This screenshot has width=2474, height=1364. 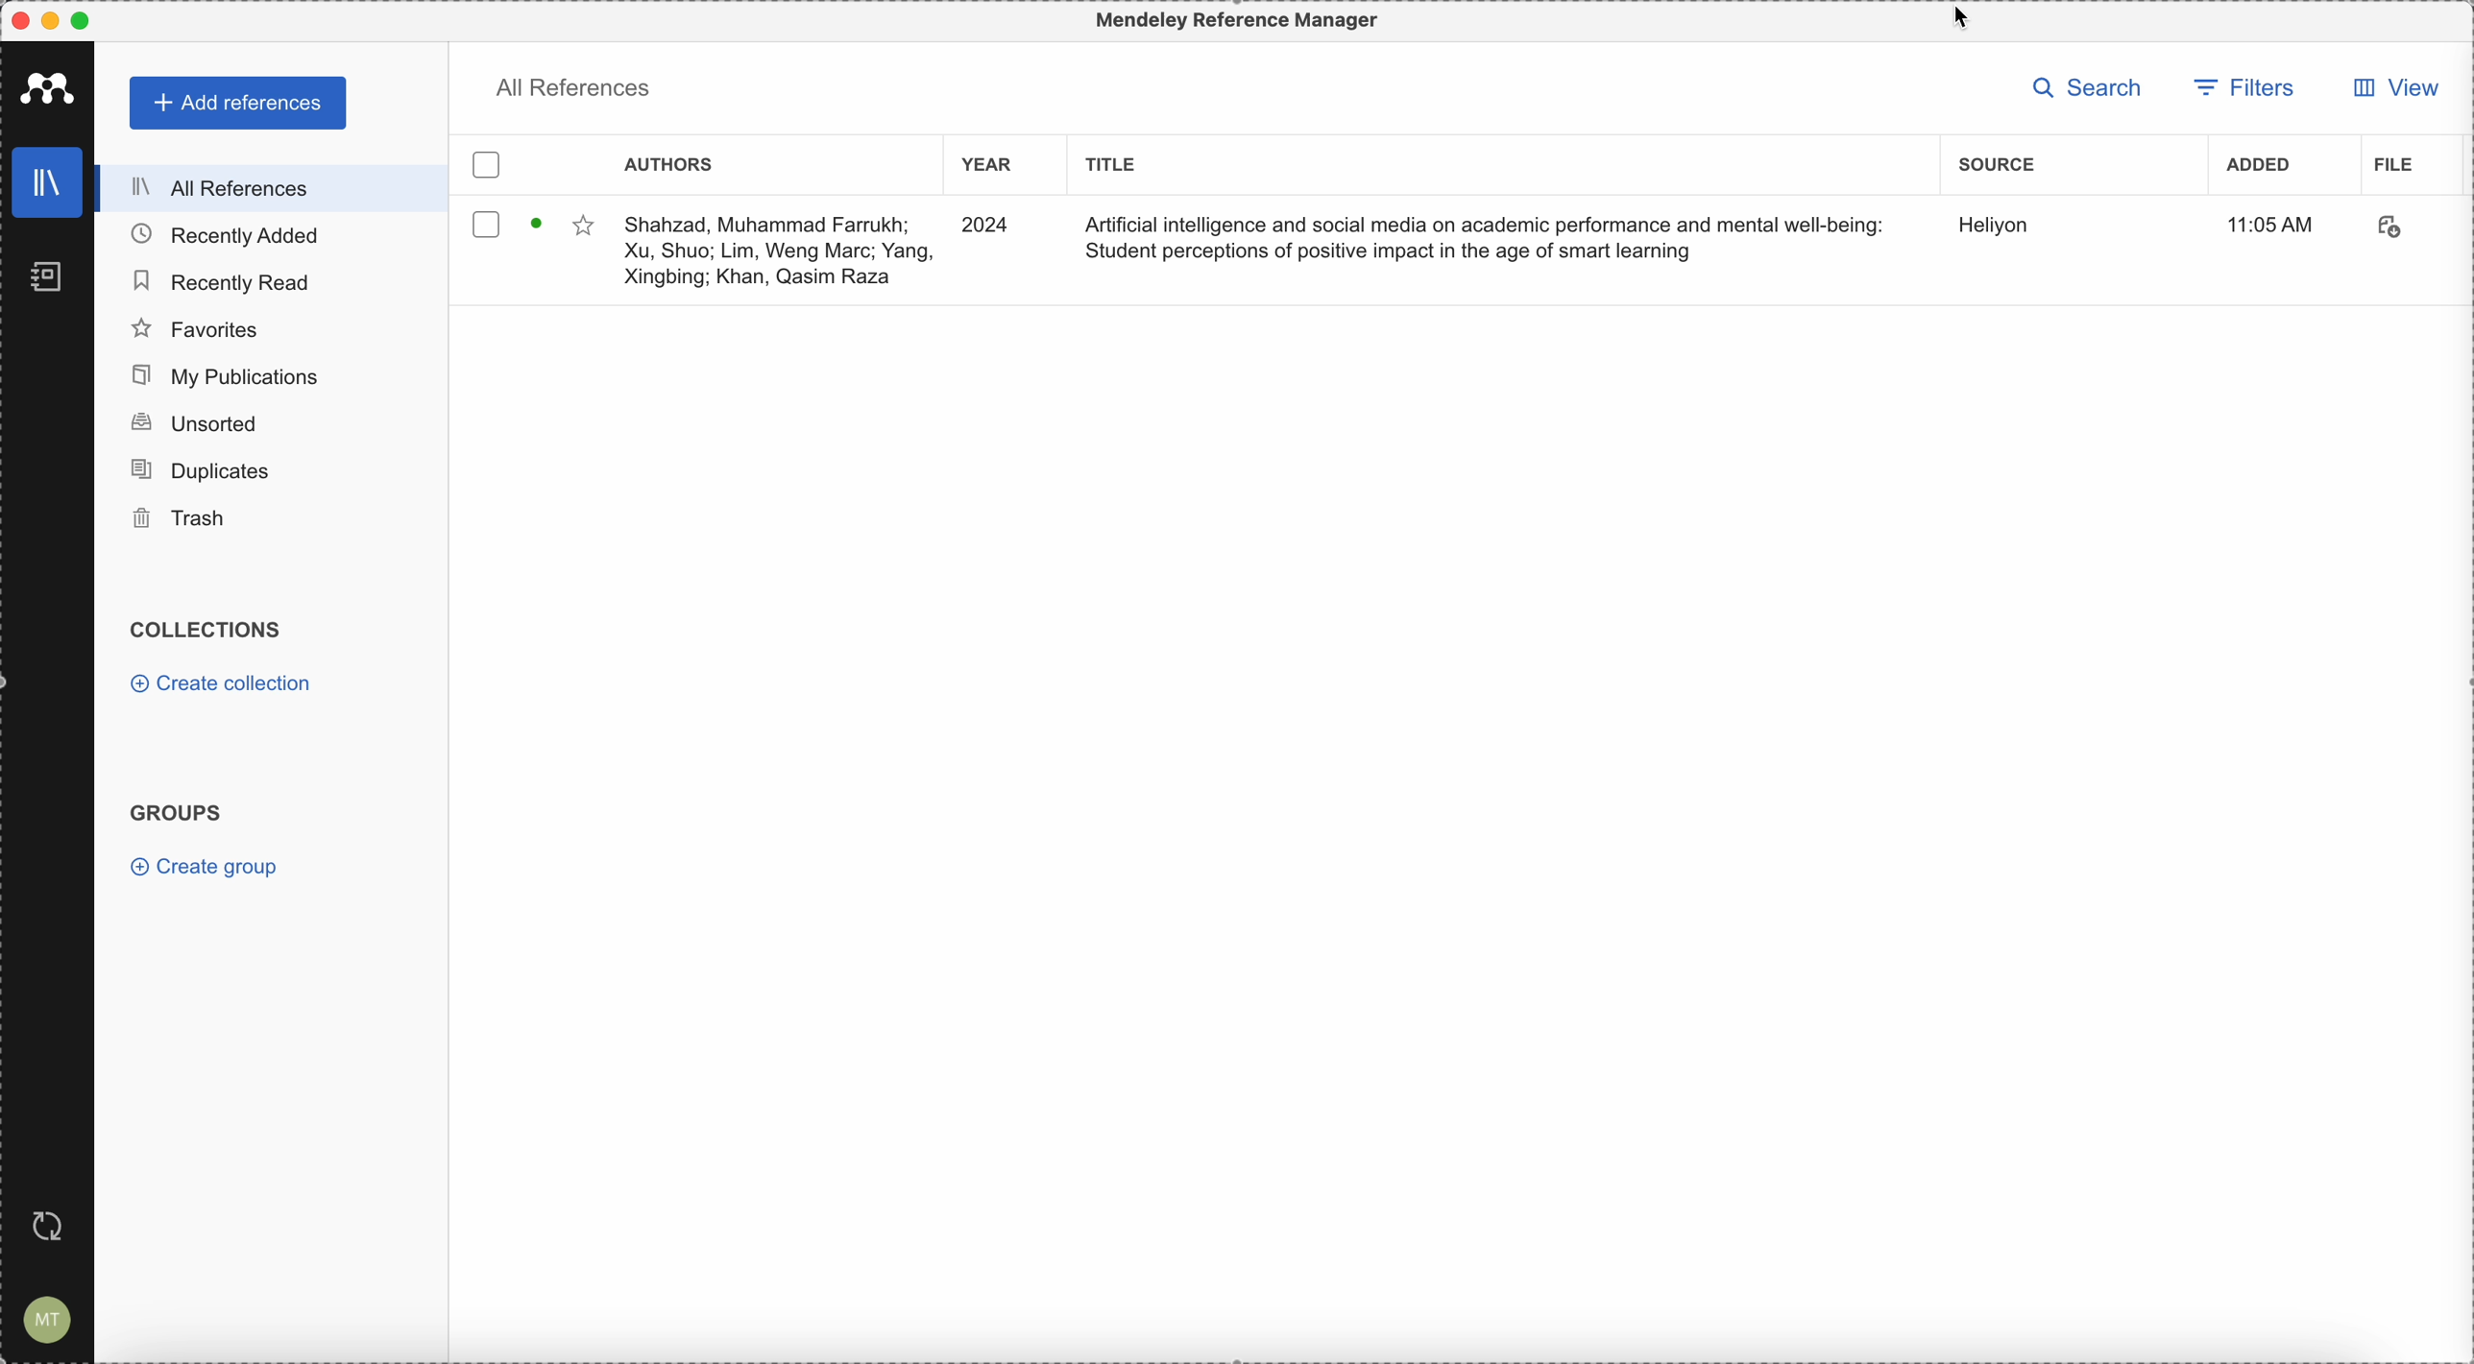 I want to click on library, so click(x=48, y=182).